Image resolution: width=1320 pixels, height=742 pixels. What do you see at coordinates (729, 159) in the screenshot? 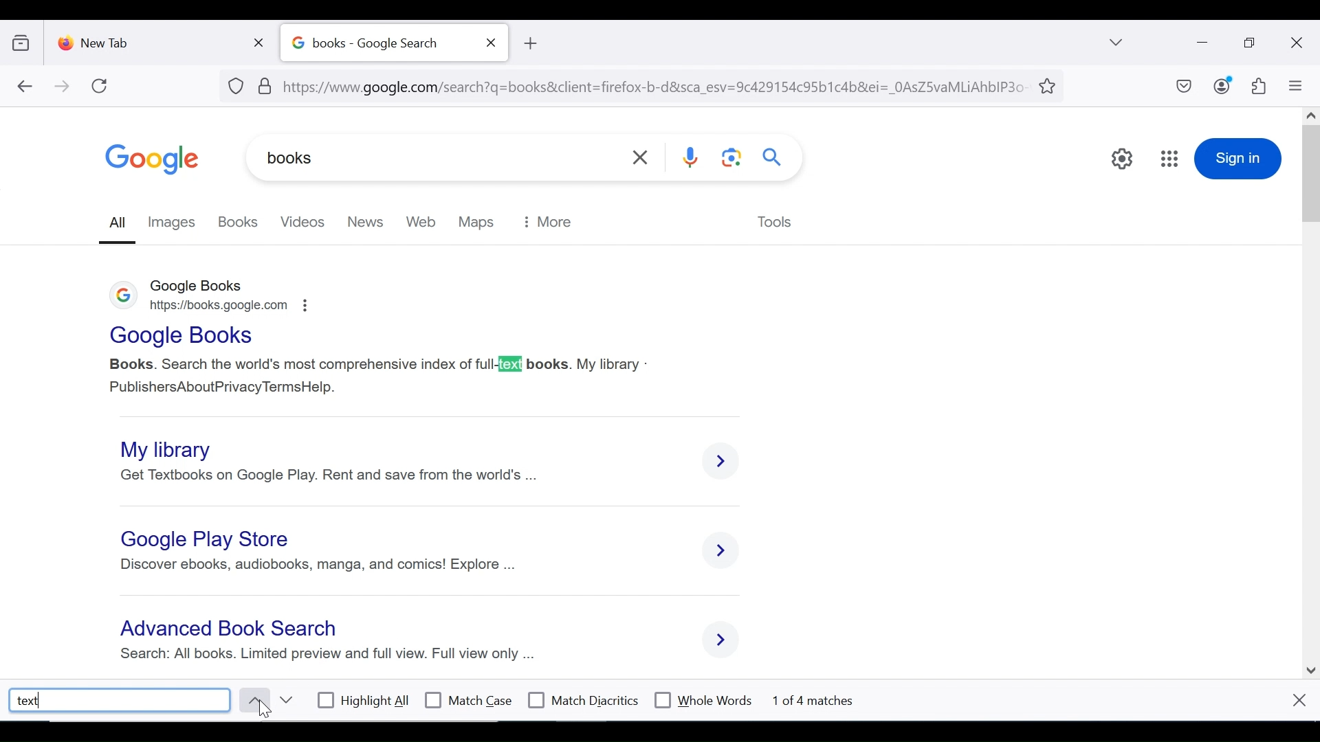
I see `google lens` at bounding box center [729, 159].